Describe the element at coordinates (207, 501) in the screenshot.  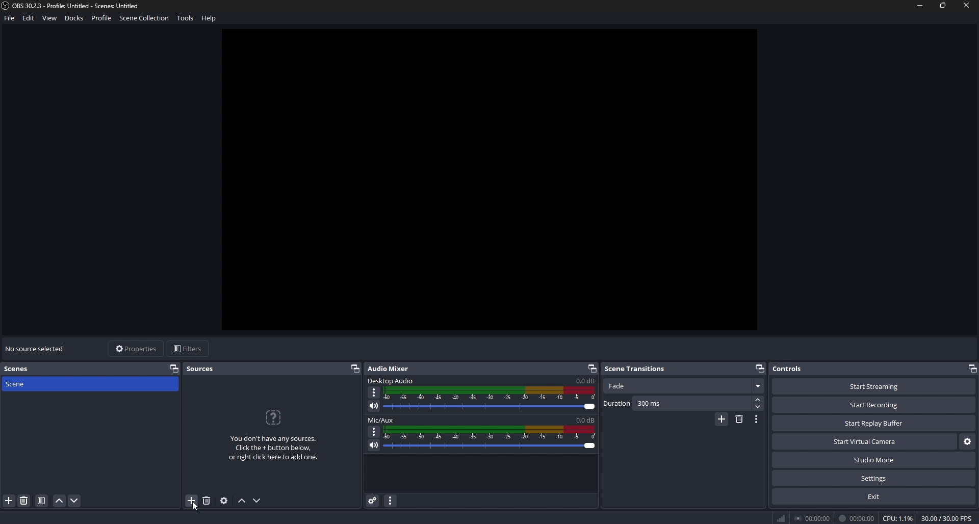
I see `remove source` at that location.